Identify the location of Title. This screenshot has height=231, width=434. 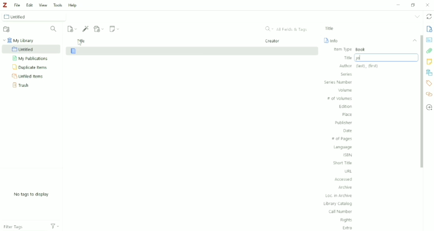
(331, 28).